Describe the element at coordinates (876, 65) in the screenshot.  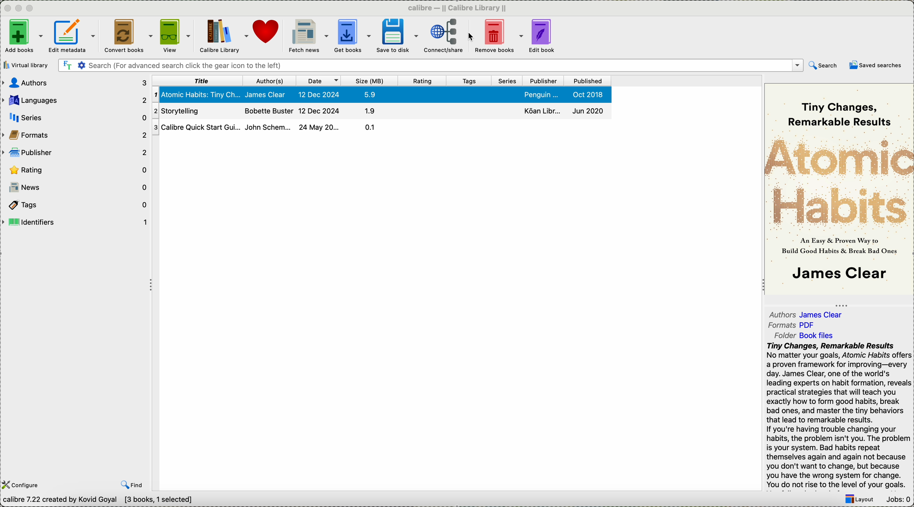
I see `saved searches` at that location.